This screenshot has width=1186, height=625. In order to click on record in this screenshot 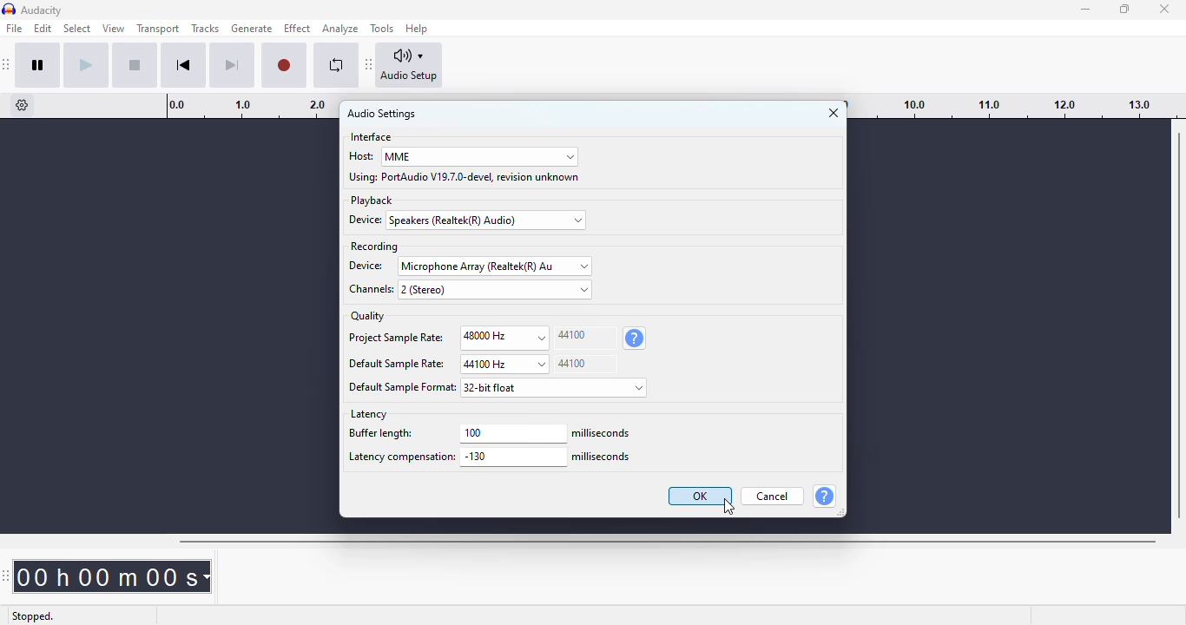, I will do `click(284, 66)`.